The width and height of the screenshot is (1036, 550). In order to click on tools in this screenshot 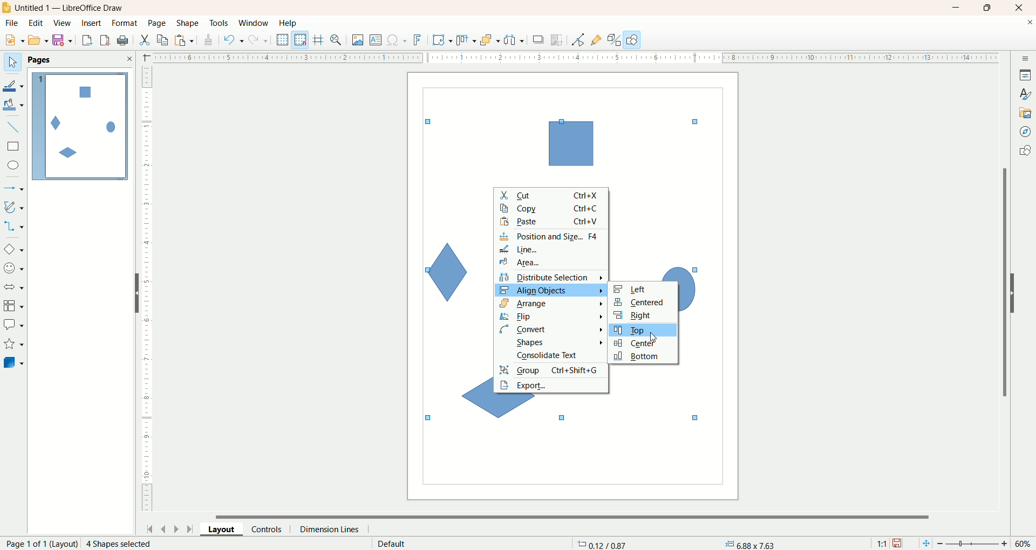, I will do `click(220, 24)`.